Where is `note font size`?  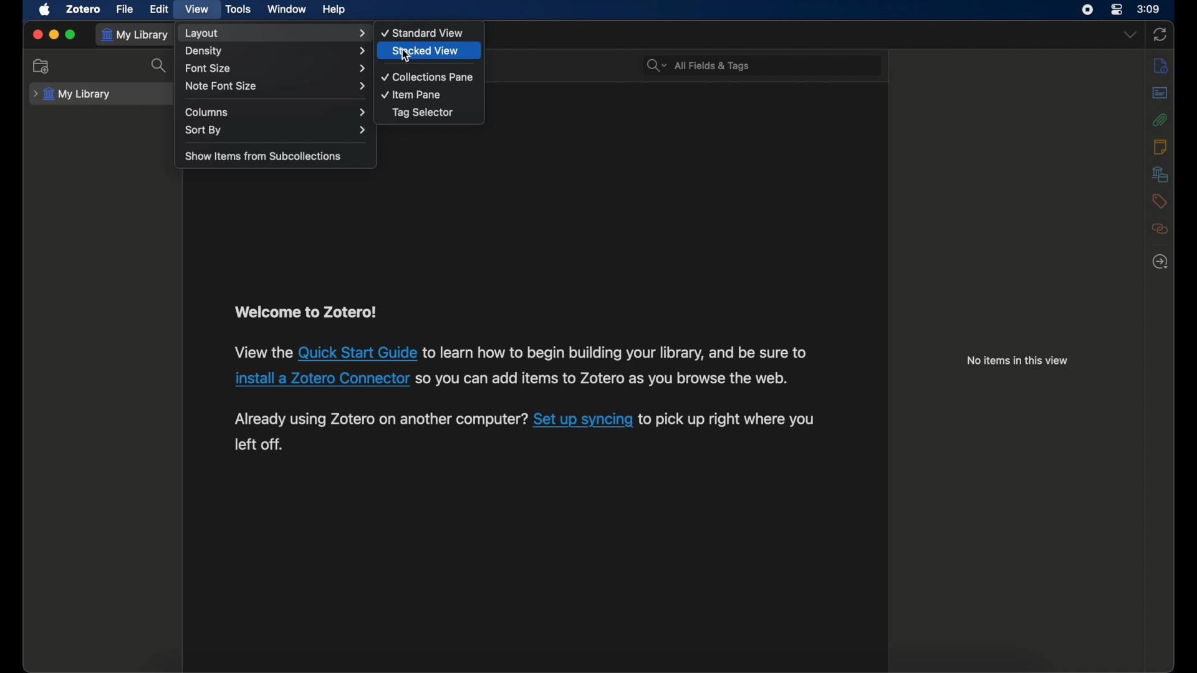
note font size is located at coordinates (276, 86).